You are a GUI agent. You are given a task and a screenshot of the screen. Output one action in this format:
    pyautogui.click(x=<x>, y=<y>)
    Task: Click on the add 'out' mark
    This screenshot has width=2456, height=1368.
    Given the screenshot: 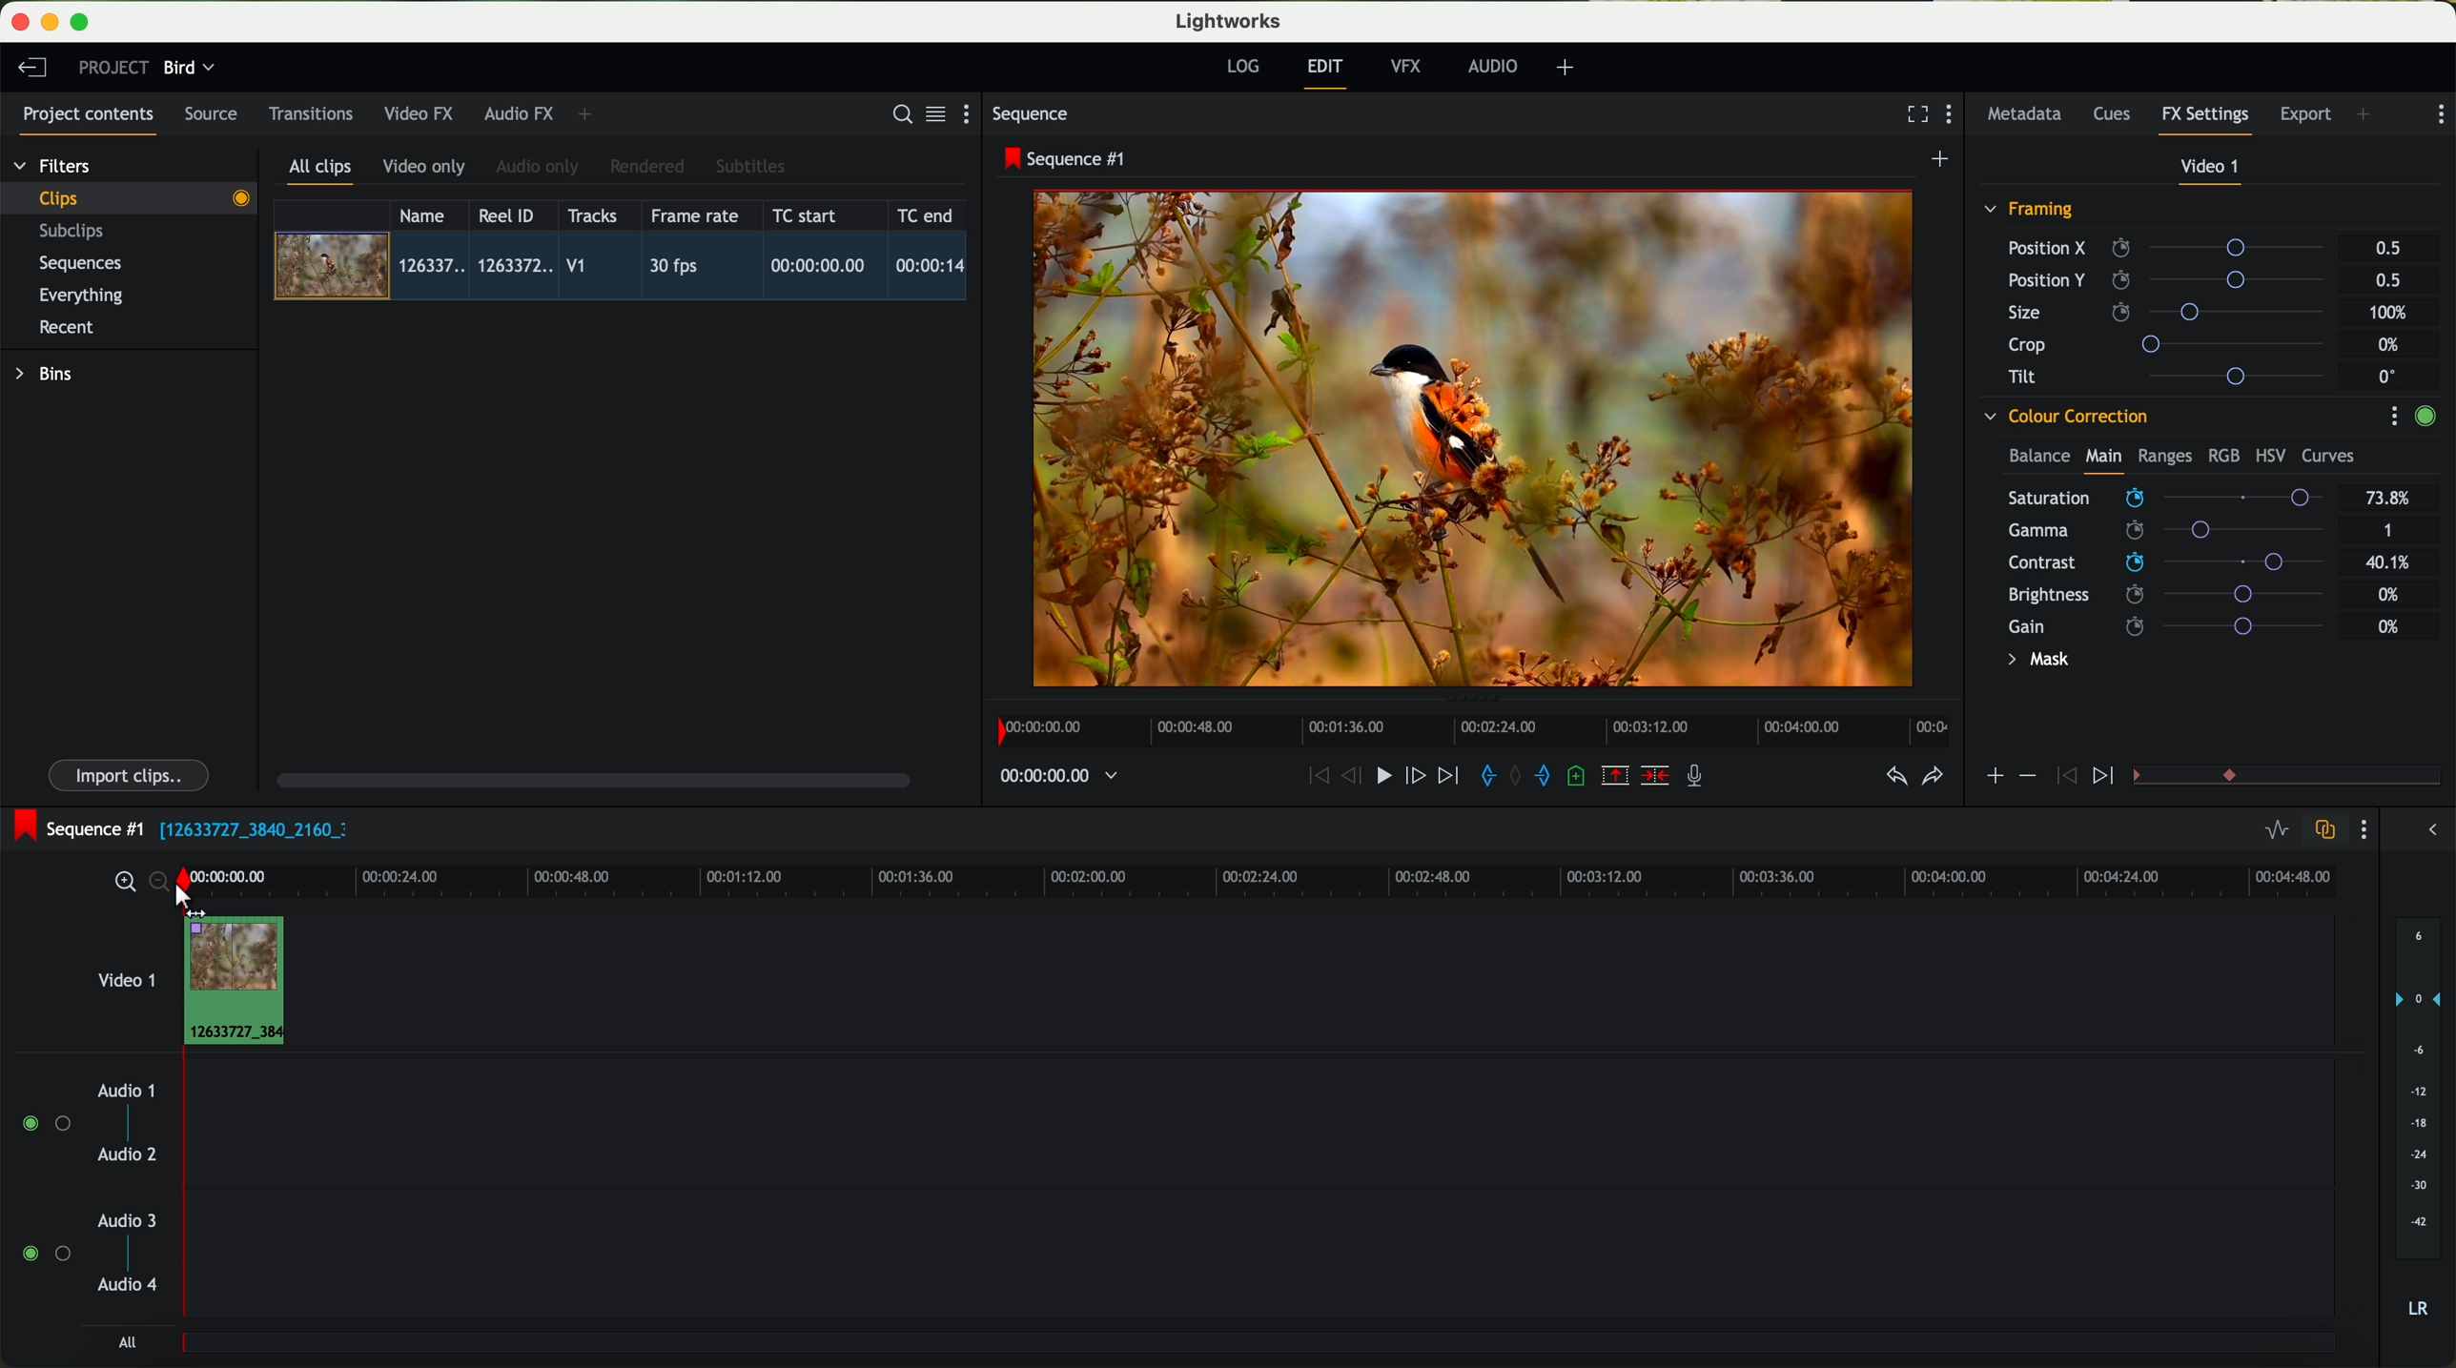 What is the action you would take?
    pyautogui.click(x=1552, y=774)
    